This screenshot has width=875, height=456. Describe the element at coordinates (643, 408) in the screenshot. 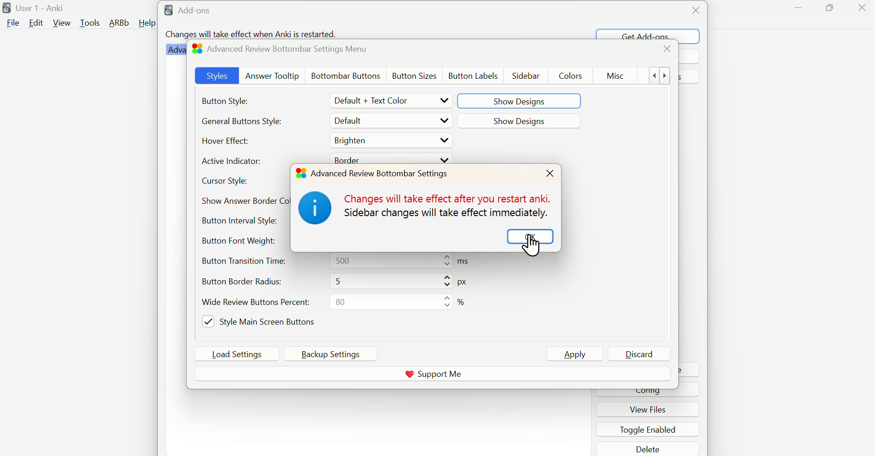

I see `view files` at that location.